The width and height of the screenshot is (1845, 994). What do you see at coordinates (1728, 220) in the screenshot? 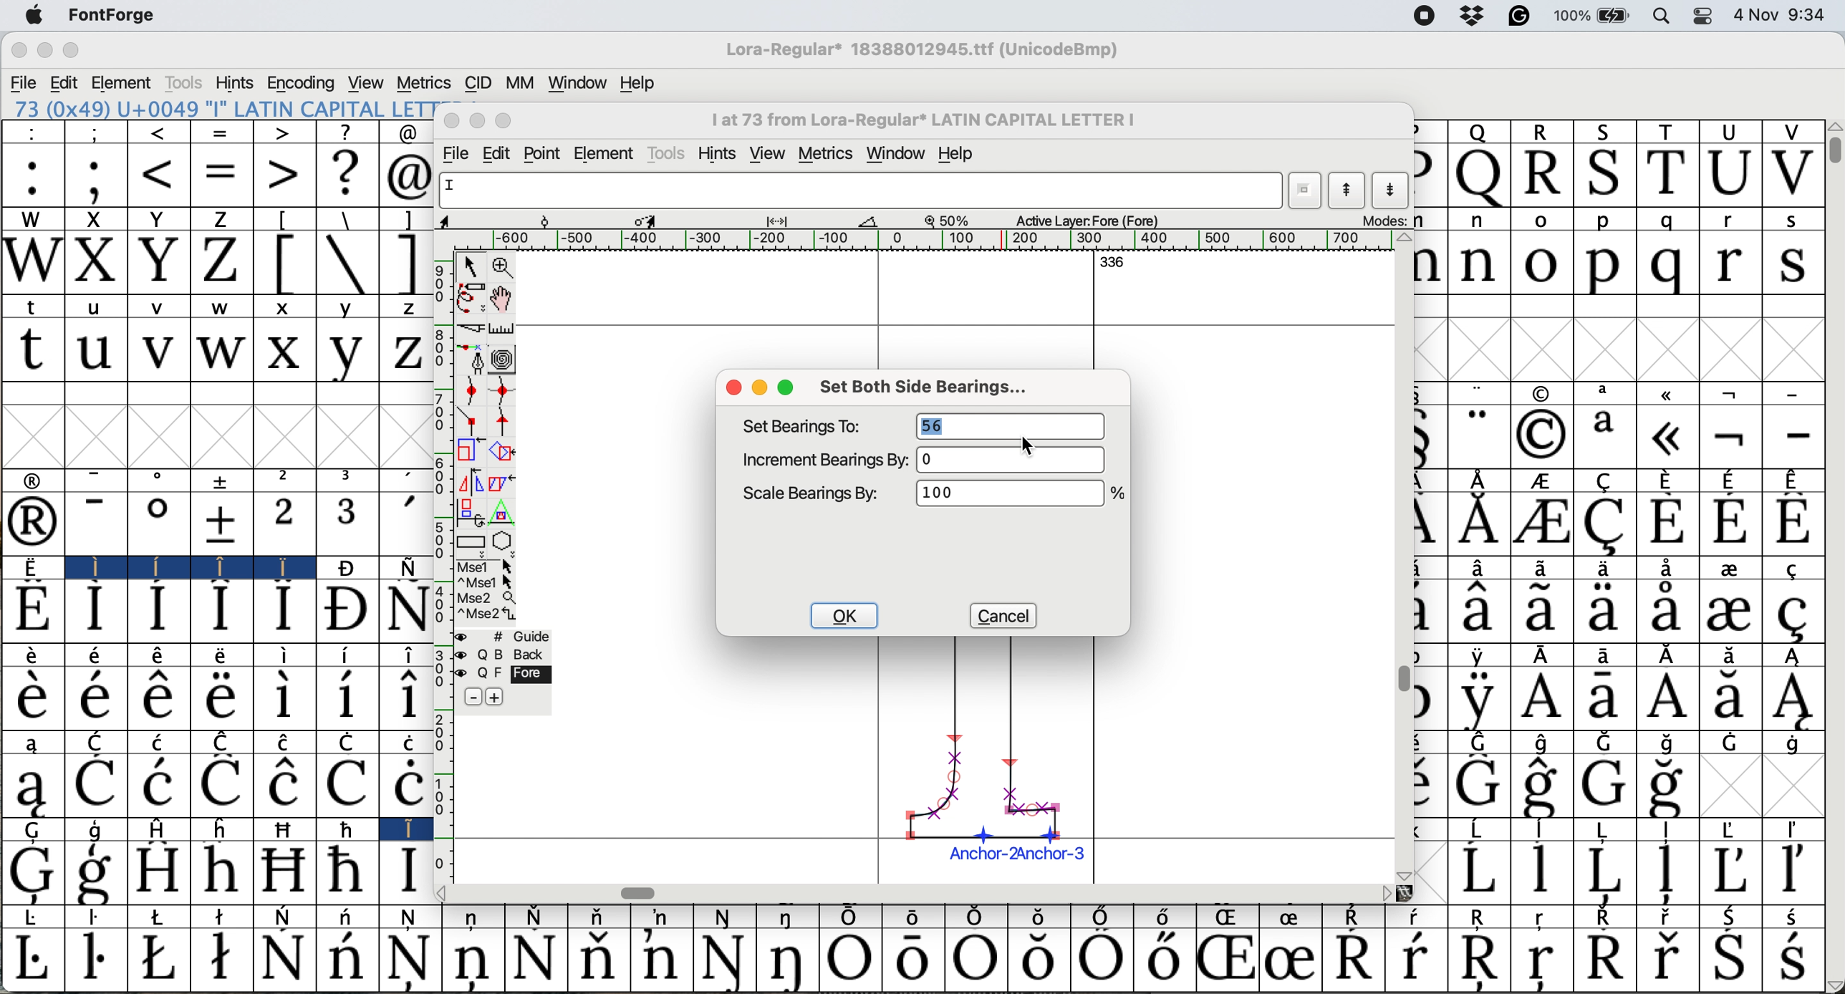
I see `r` at bounding box center [1728, 220].